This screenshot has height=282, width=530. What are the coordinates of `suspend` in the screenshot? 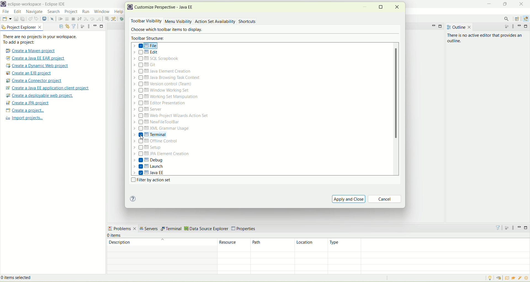 It's located at (67, 19).